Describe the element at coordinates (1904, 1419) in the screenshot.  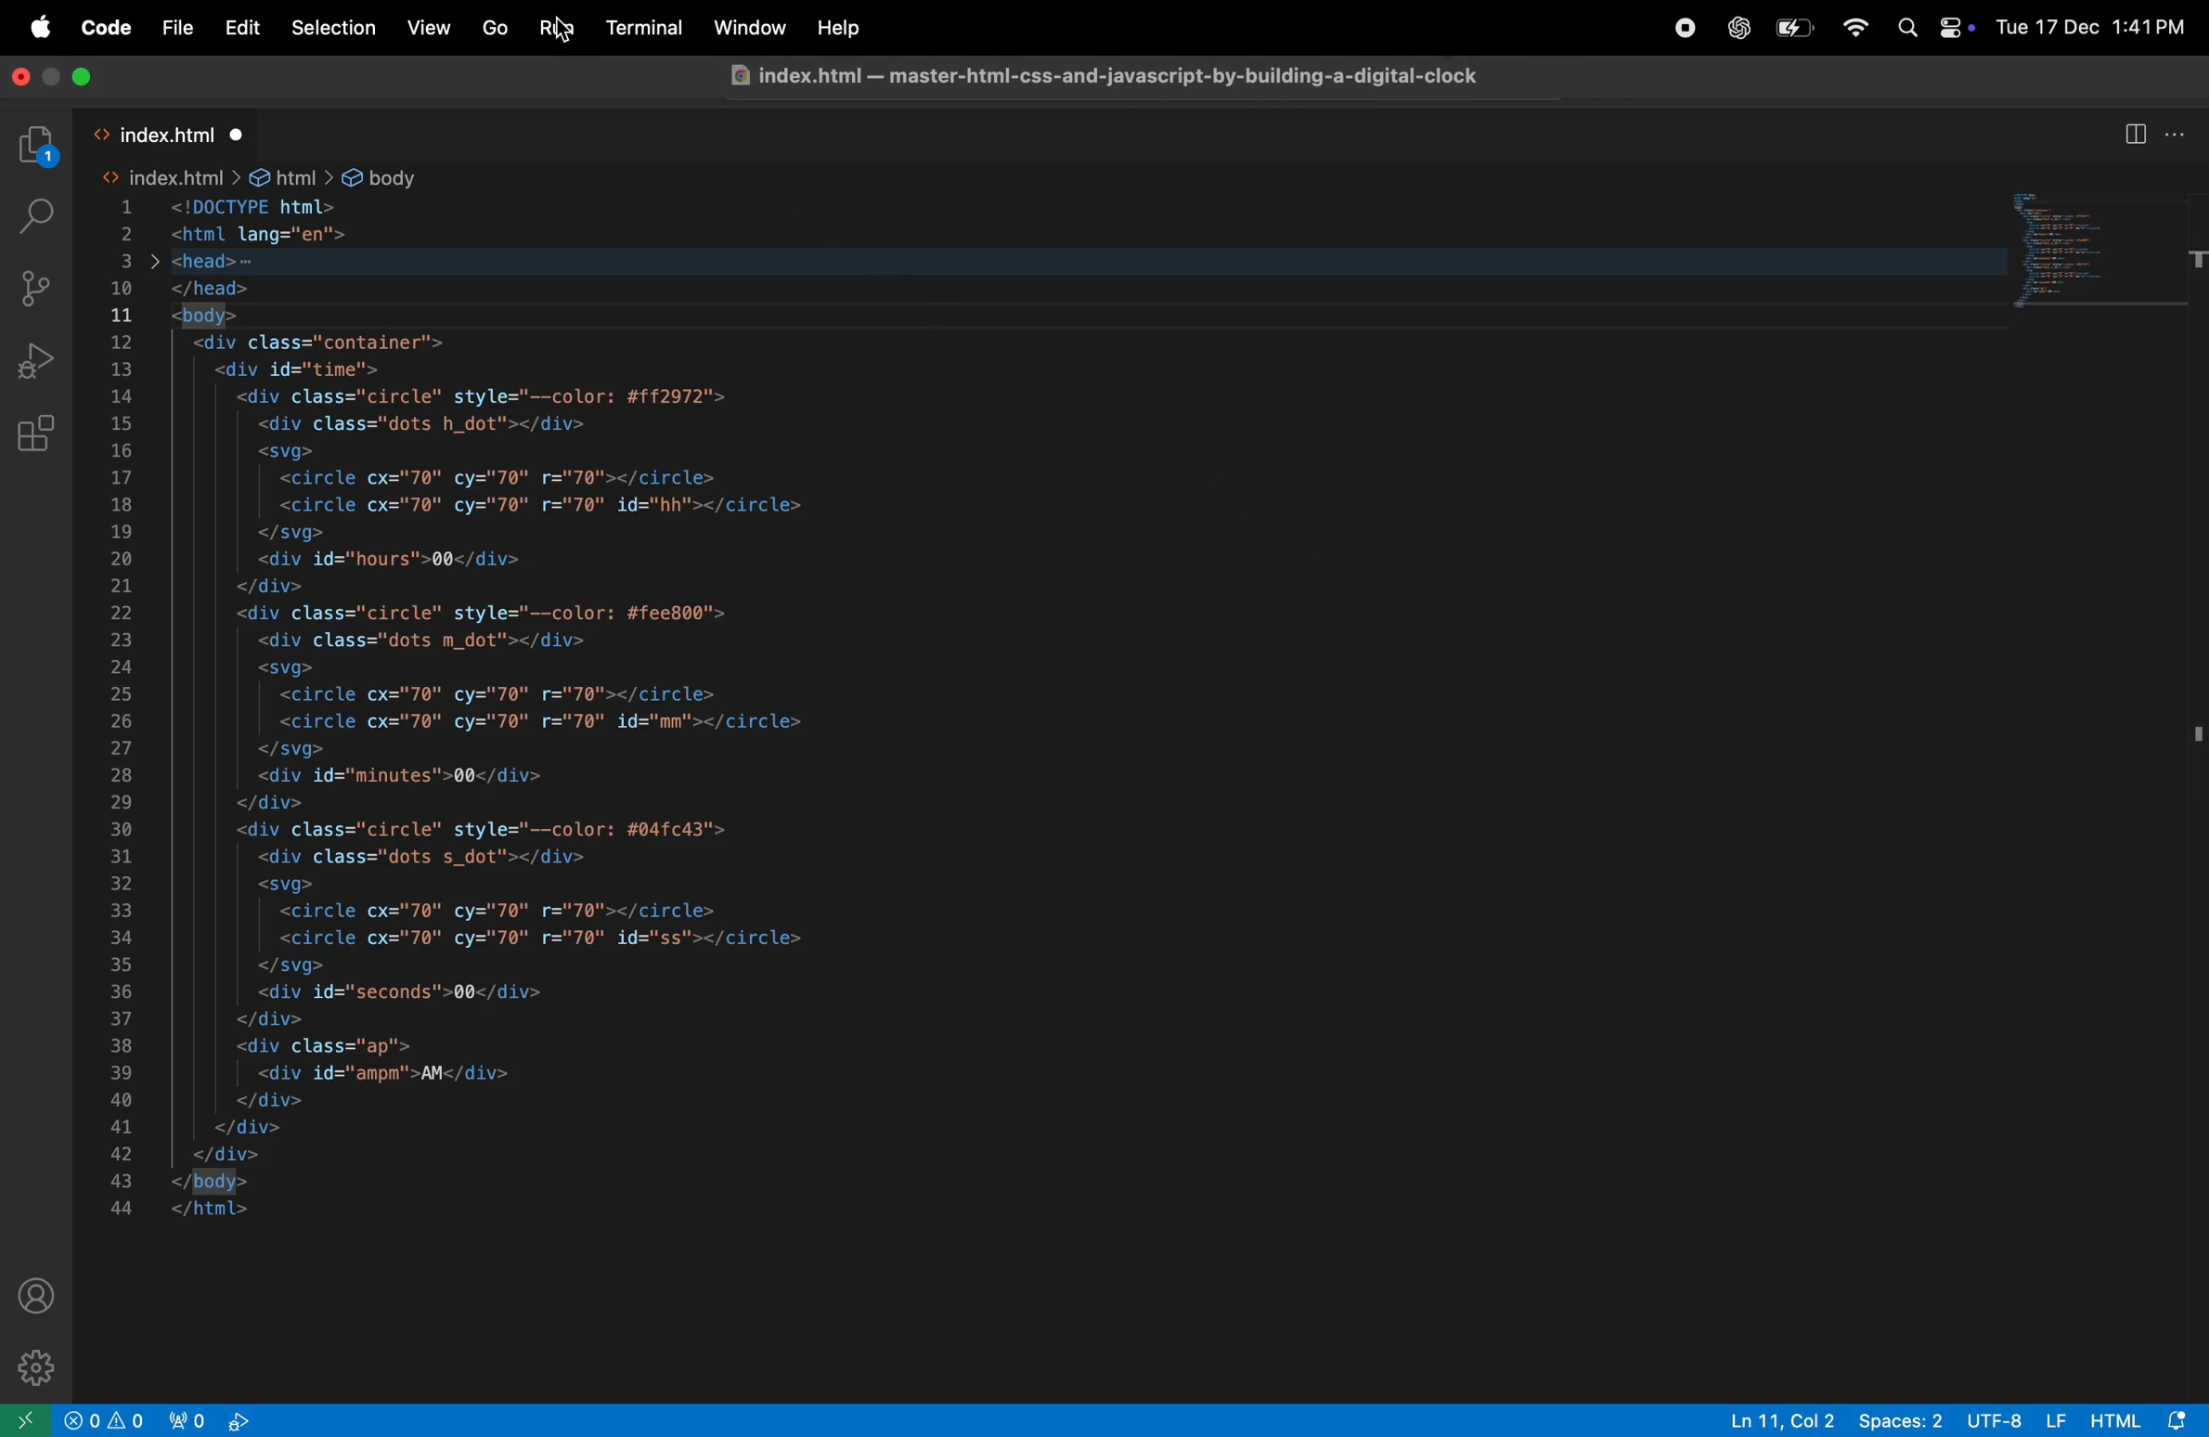
I see `Spaces: 2` at that location.